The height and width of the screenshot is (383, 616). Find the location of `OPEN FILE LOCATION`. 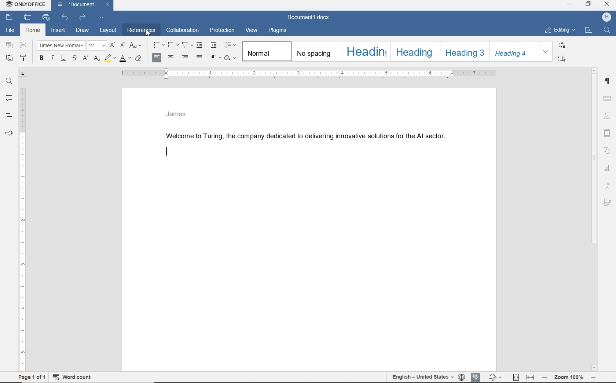

OPEN FILE LOCATION is located at coordinates (589, 30).